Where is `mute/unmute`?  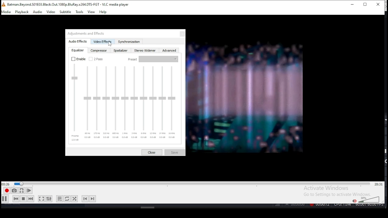 mute/unmute is located at coordinates (353, 200).